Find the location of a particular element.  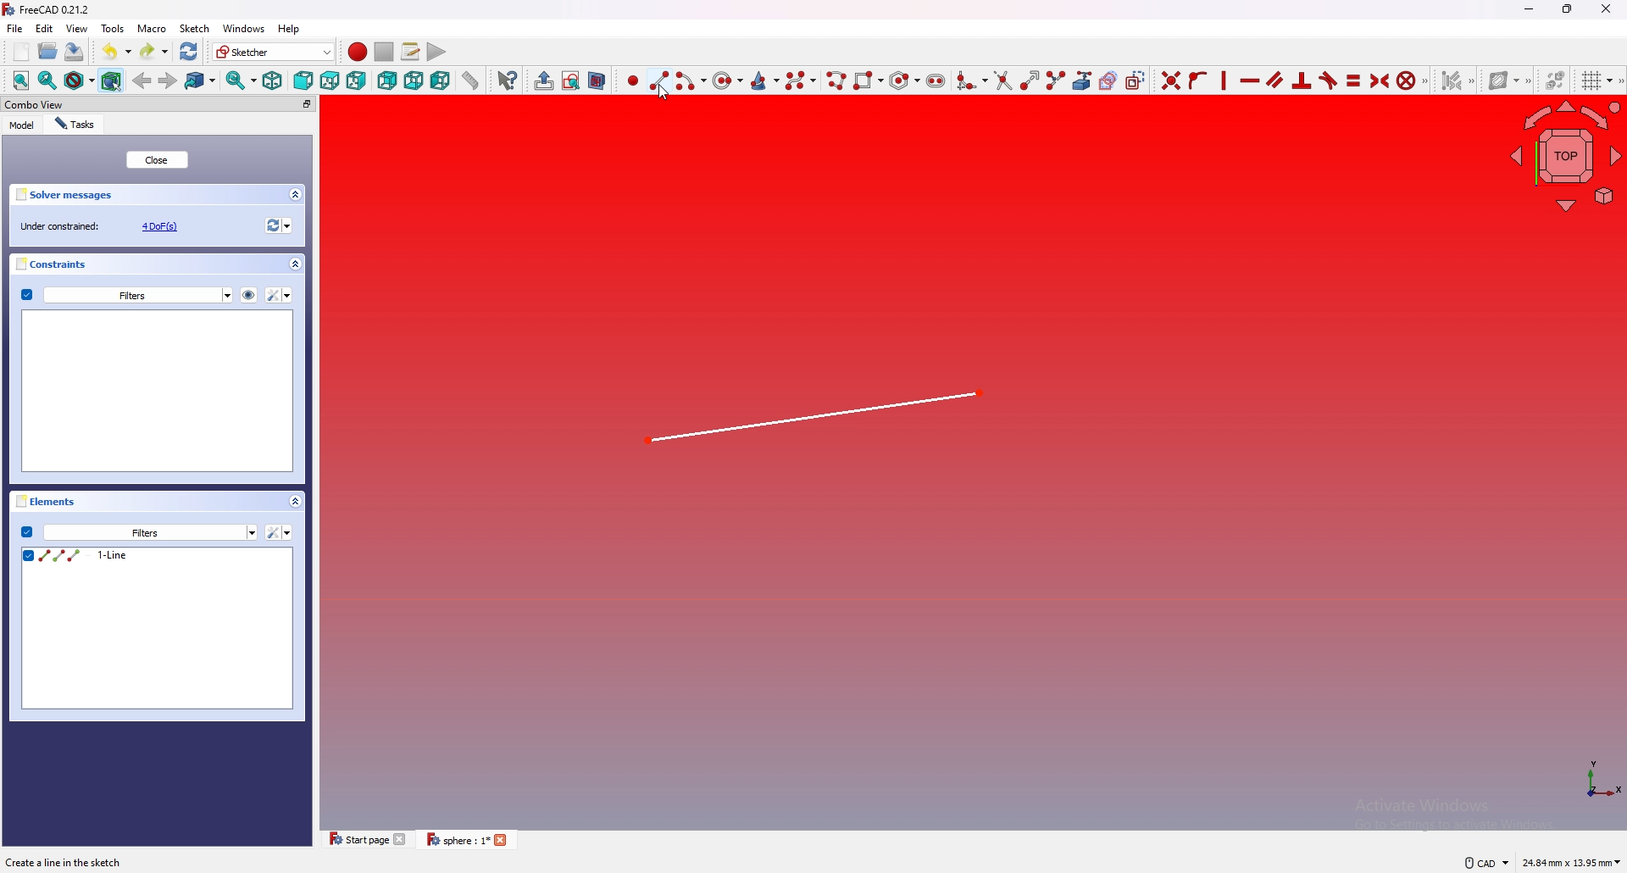

Create carbon copy is located at coordinates (1106, 81).